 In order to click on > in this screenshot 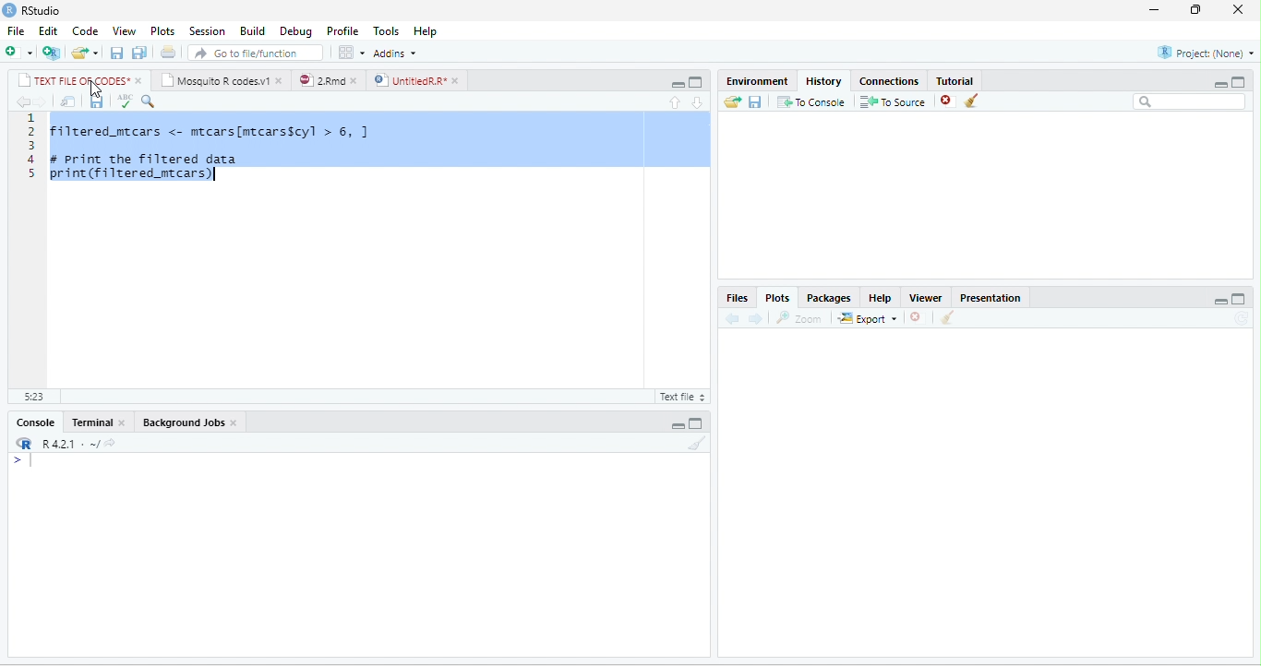, I will do `click(28, 460)`.